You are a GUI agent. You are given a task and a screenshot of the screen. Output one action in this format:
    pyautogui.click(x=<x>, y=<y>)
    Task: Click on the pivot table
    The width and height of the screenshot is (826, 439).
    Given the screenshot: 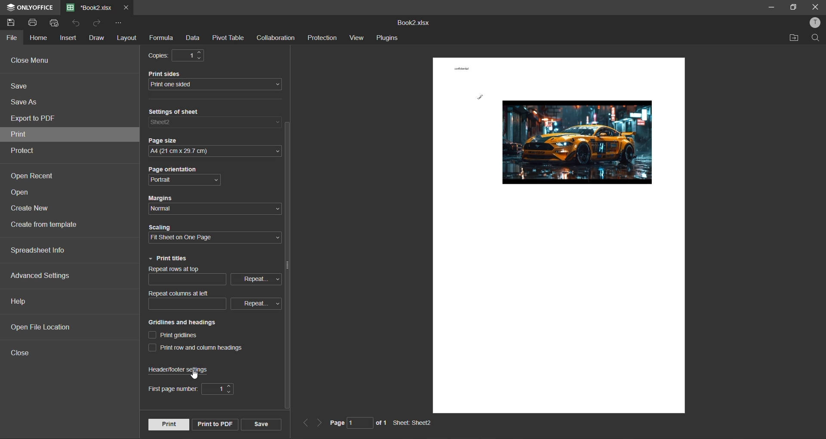 What is the action you would take?
    pyautogui.click(x=228, y=38)
    